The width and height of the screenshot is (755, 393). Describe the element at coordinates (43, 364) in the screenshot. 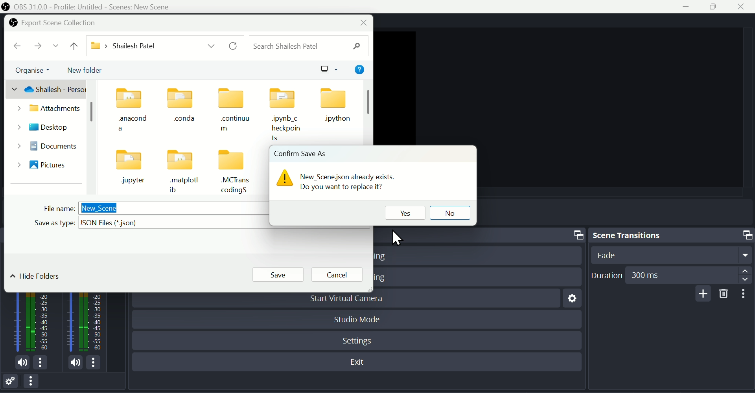

I see `more options` at that location.